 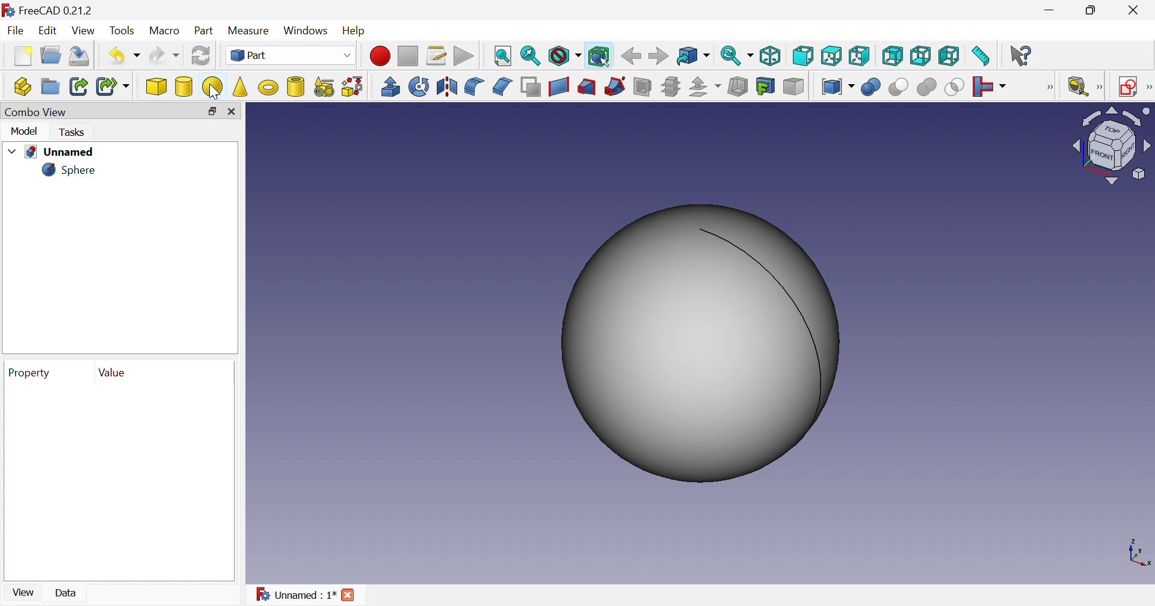 I want to click on Cross-sections, so click(x=670, y=87).